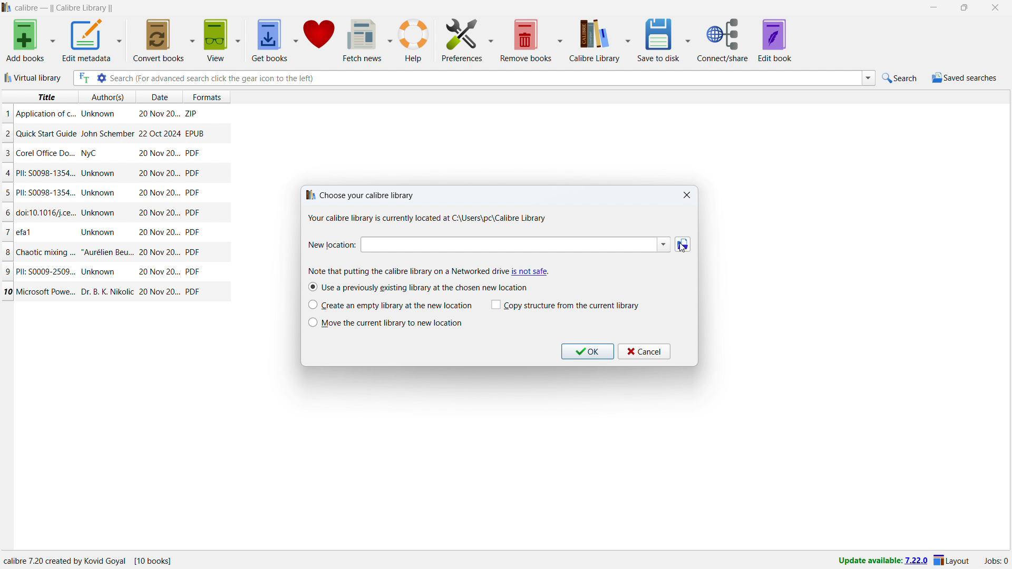 The height and width of the screenshot is (569, 1012). I want to click on Date, so click(158, 133).